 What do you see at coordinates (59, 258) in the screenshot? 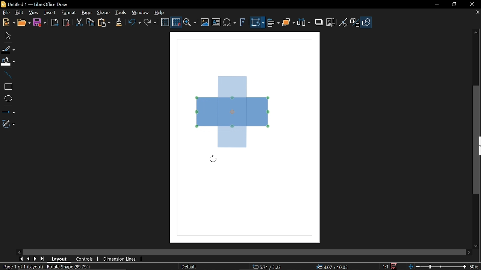
I see `Layout` at bounding box center [59, 258].